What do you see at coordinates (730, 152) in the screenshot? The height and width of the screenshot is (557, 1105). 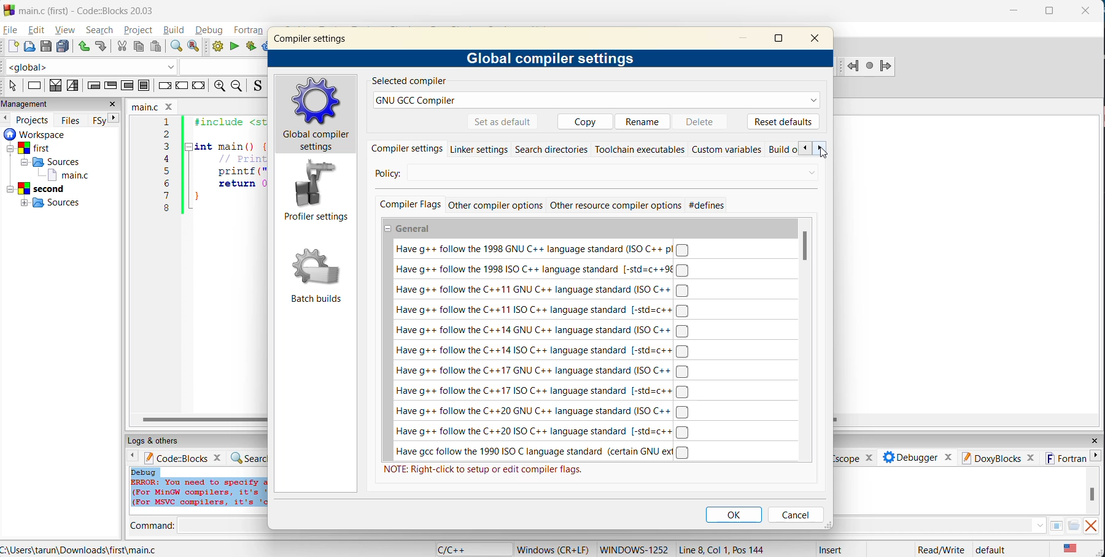 I see `custom variables` at bounding box center [730, 152].